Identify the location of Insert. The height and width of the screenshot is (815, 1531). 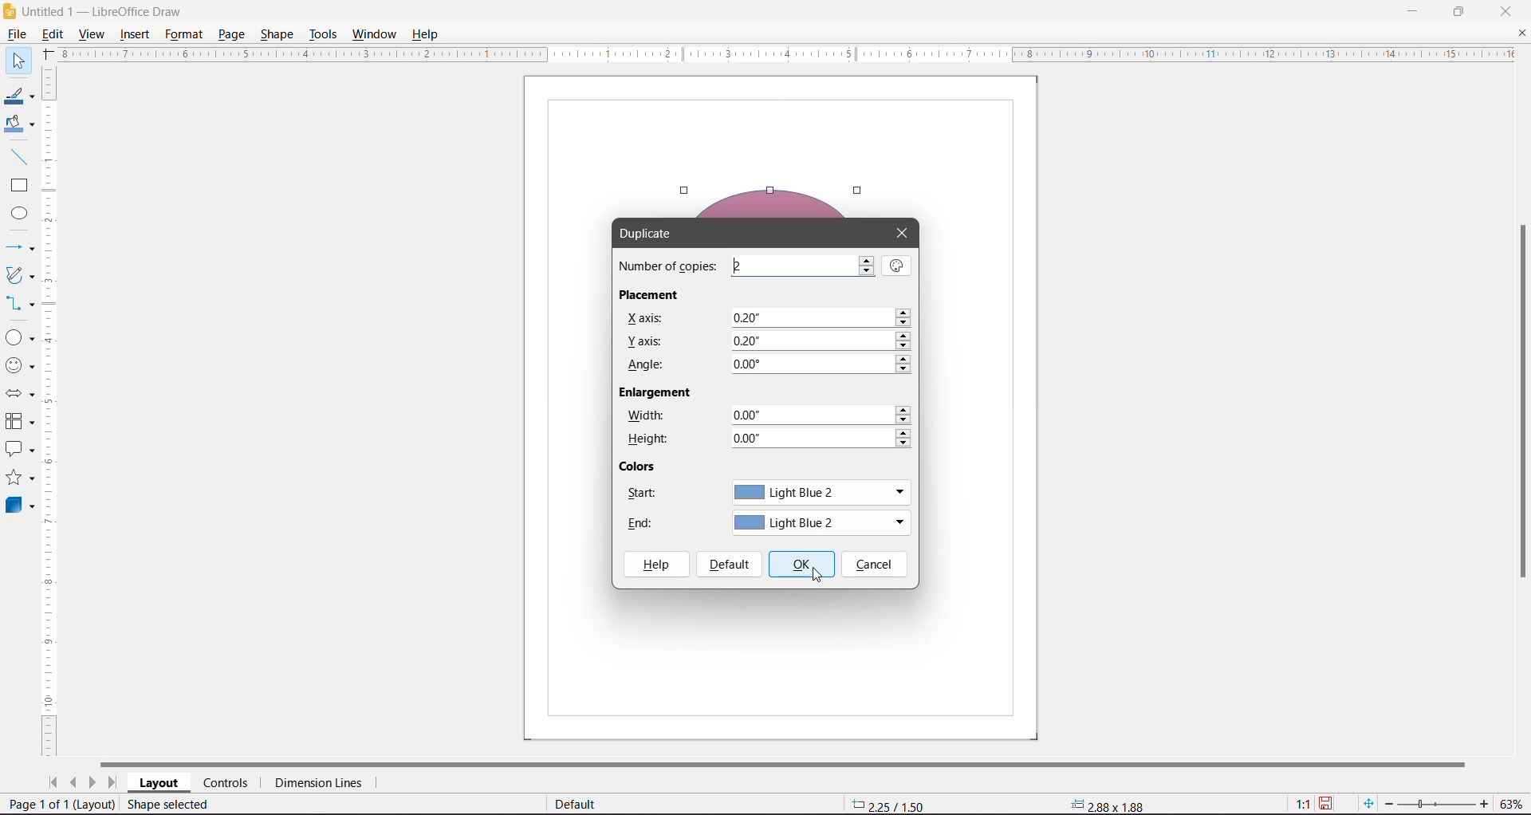
(136, 33).